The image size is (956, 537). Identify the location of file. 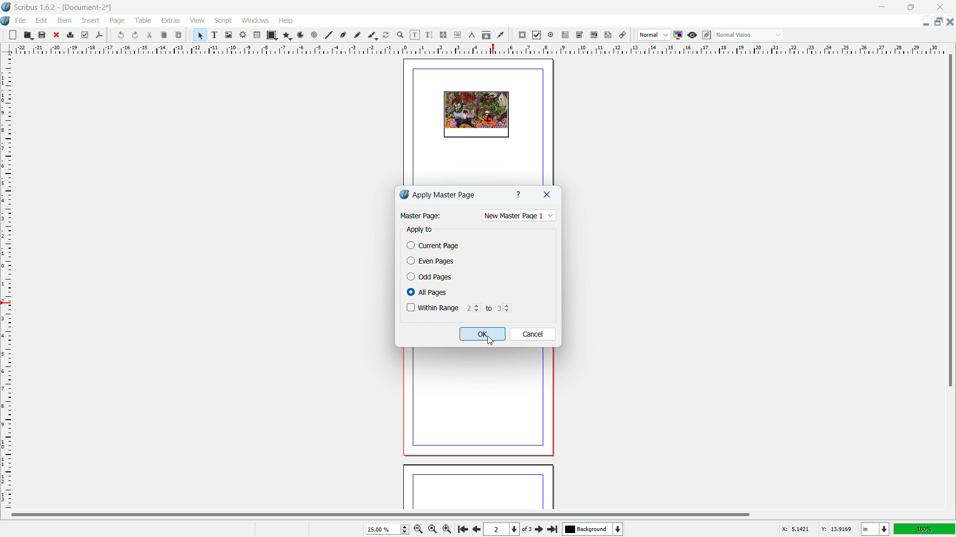
(20, 20).